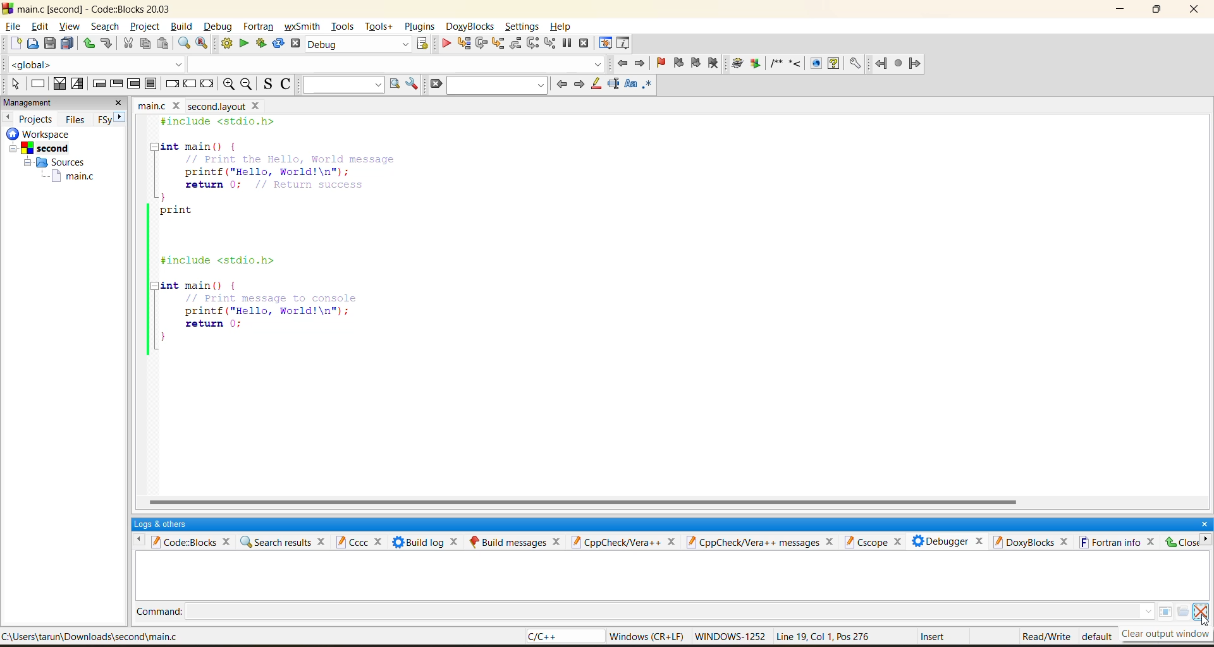 The height and width of the screenshot is (647, 1214). I want to click on projects, so click(38, 118).